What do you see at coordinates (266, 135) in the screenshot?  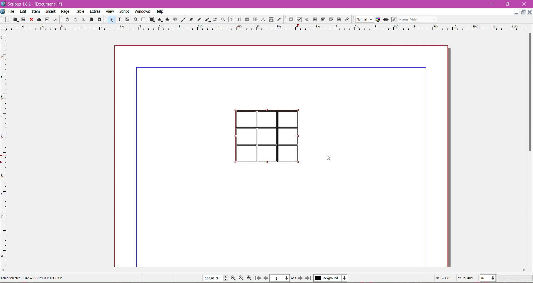 I see `3 X 3 Table` at bounding box center [266, 135].